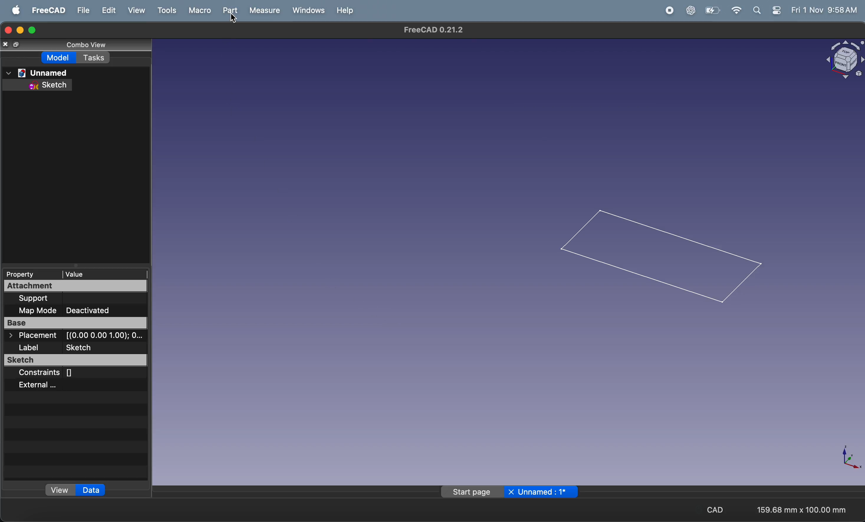 Image resolution: width=865 pixels, height=522 pixels. I want to click on close, so click(10, 45).